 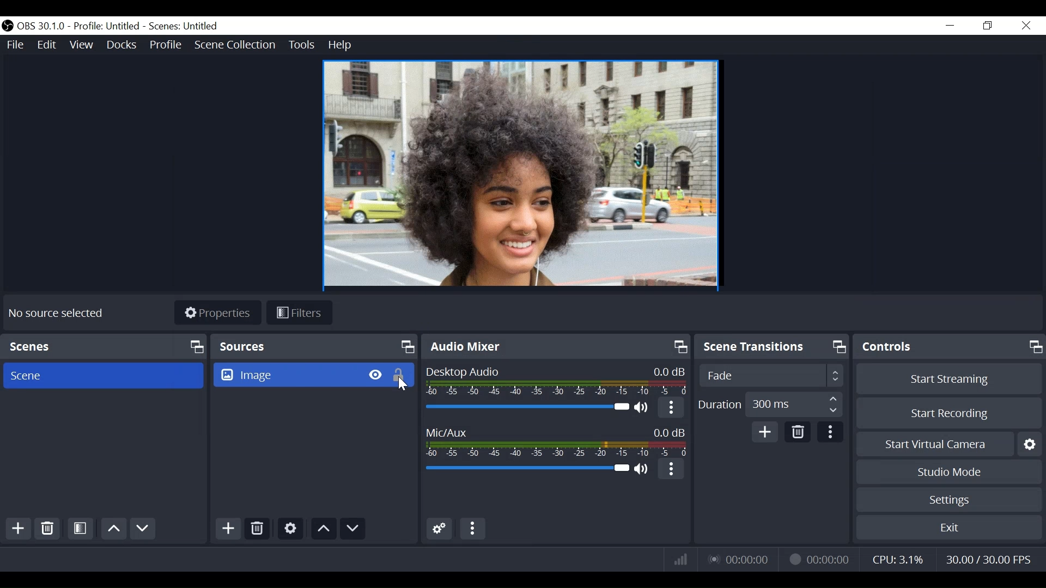 I want to click on Start Virtual Camera, so click(x=933, y=444).